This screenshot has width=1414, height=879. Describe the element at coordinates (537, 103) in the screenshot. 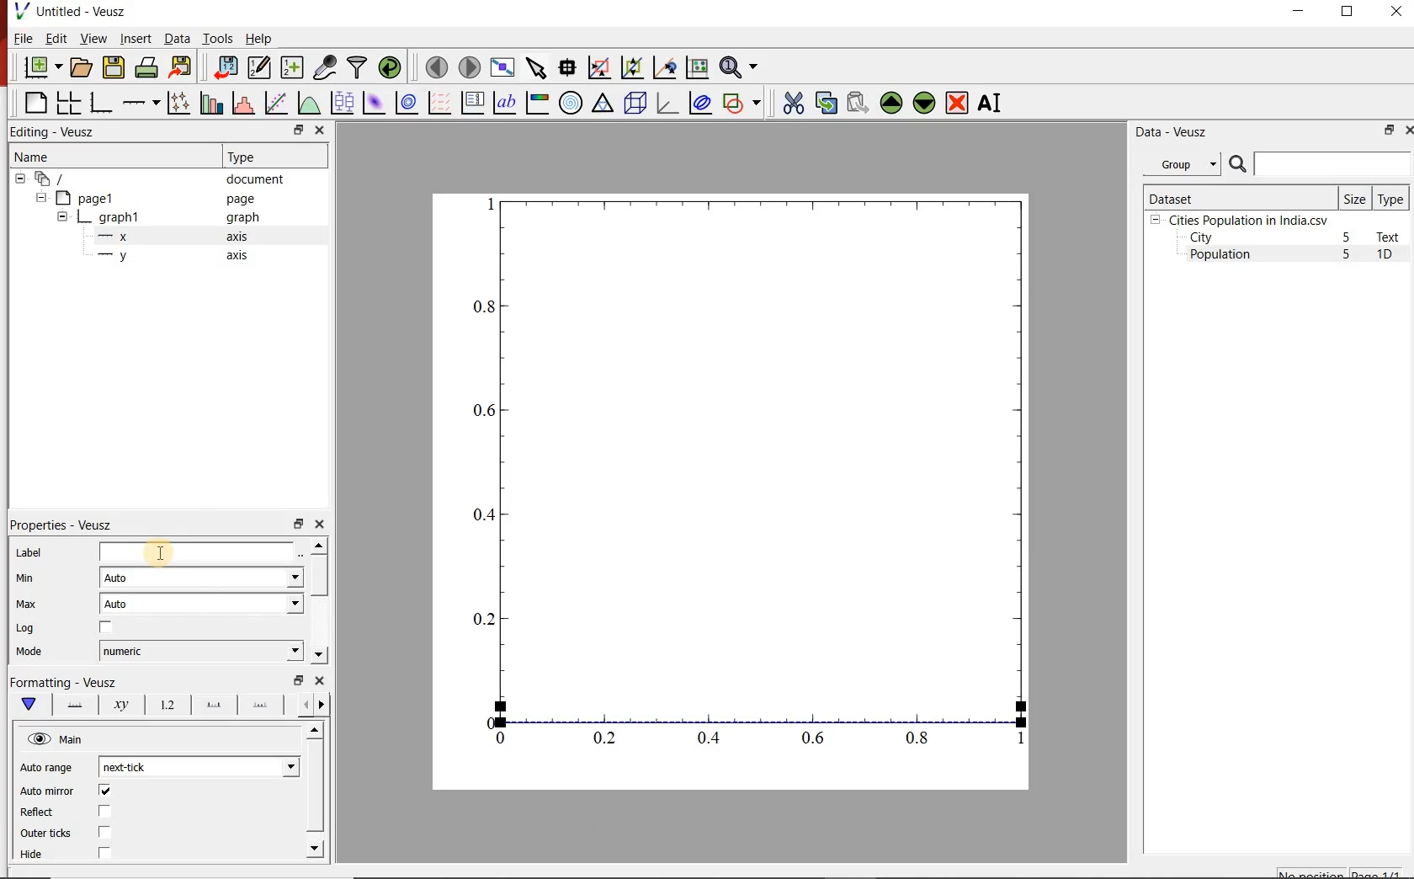

I see `image color bar` at that location.